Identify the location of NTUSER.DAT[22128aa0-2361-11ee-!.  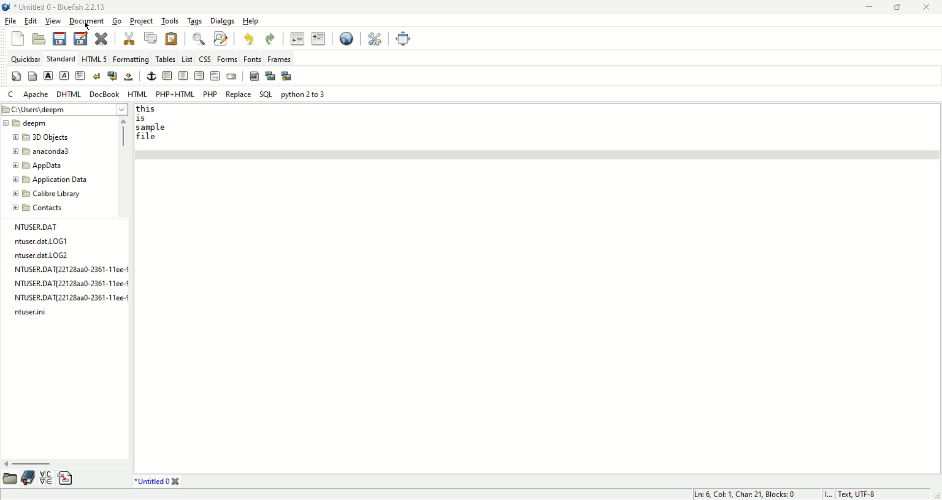
(71, 269).